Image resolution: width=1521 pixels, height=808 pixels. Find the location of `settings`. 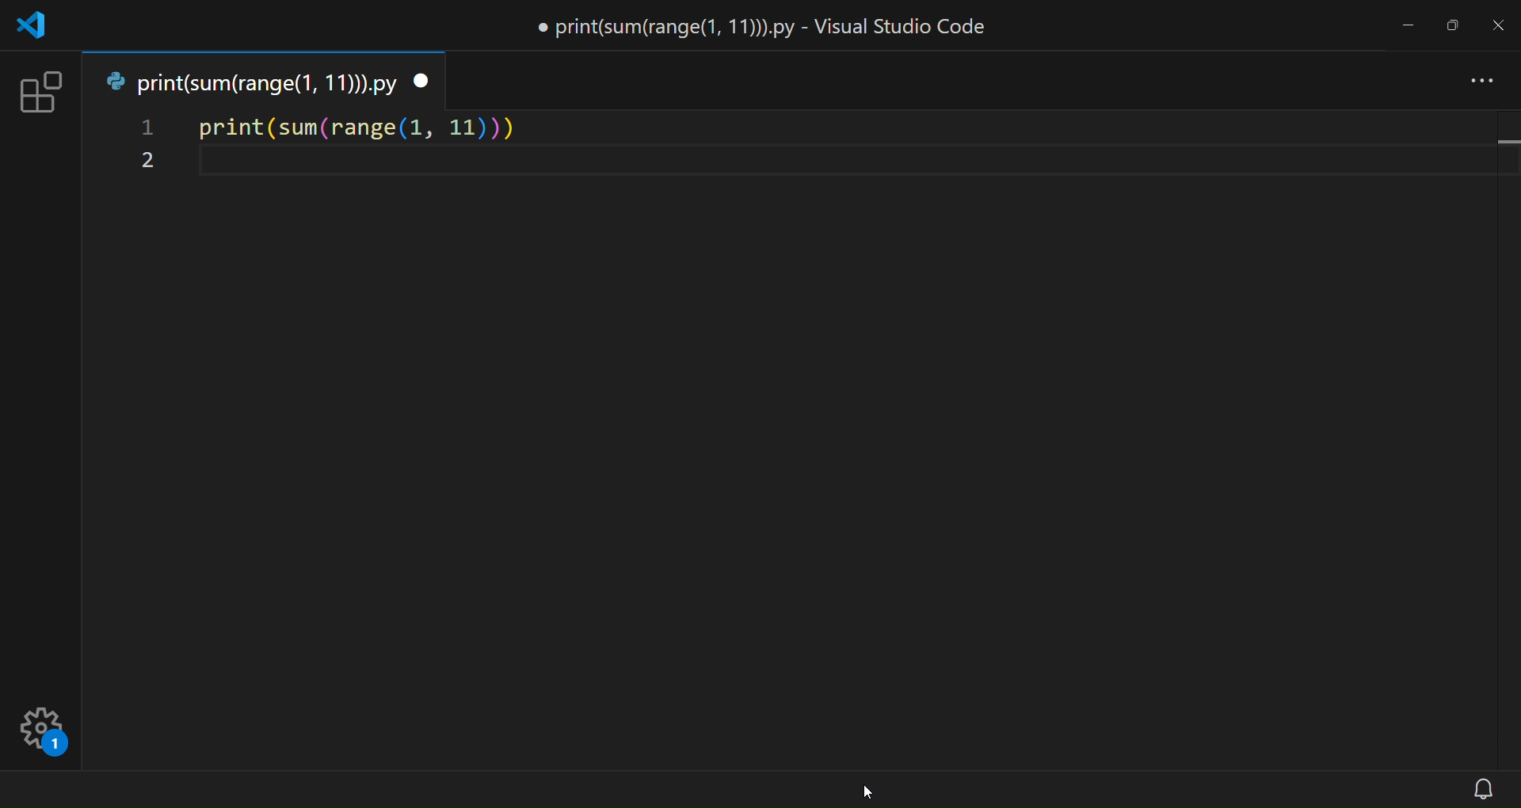

settings is located at coordinates (56, 715).